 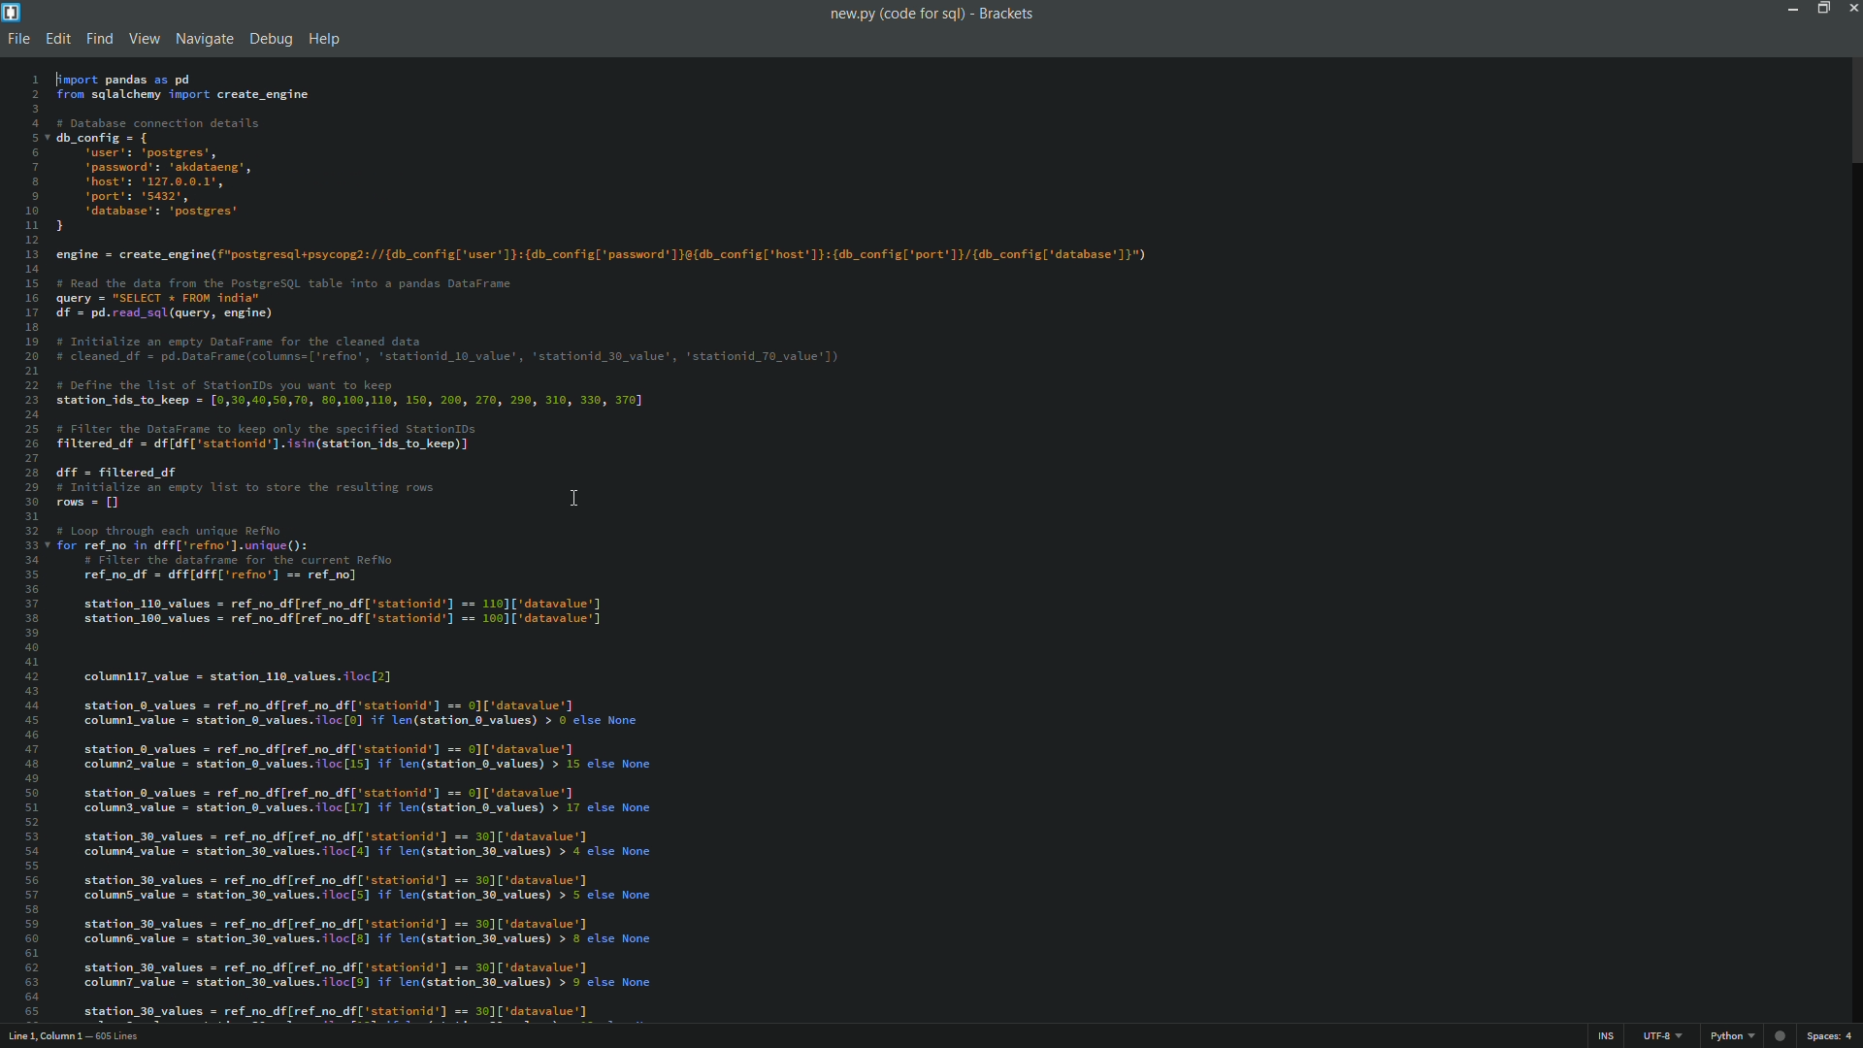 I want to click on ins, so click(x=1608, y=1036).